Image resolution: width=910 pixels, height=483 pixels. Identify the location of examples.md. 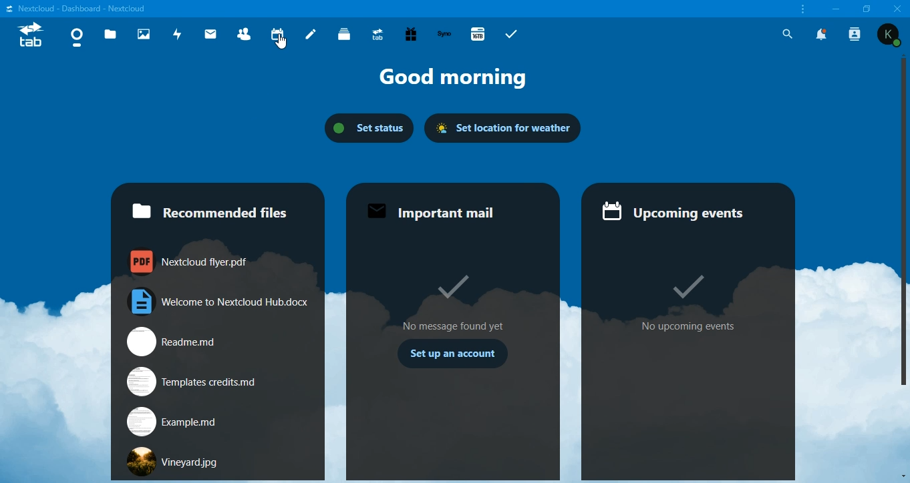
(173, 421).